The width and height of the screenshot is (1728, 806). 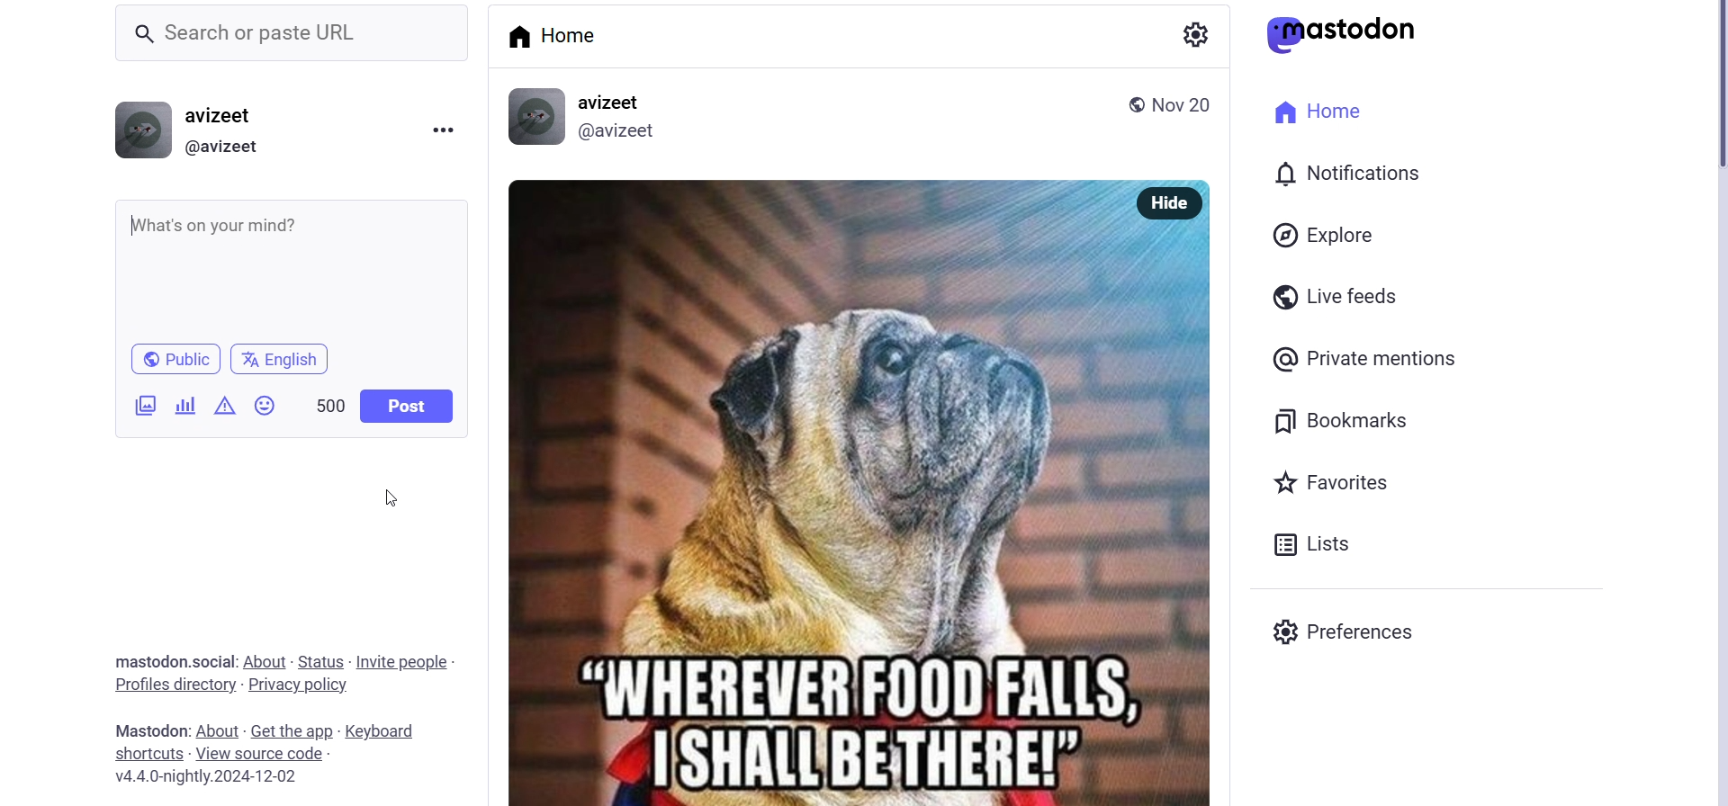 What do you see at coordinates (292, 728) in the screenshot?
I see `get the app` at bounding box center [292, 728].